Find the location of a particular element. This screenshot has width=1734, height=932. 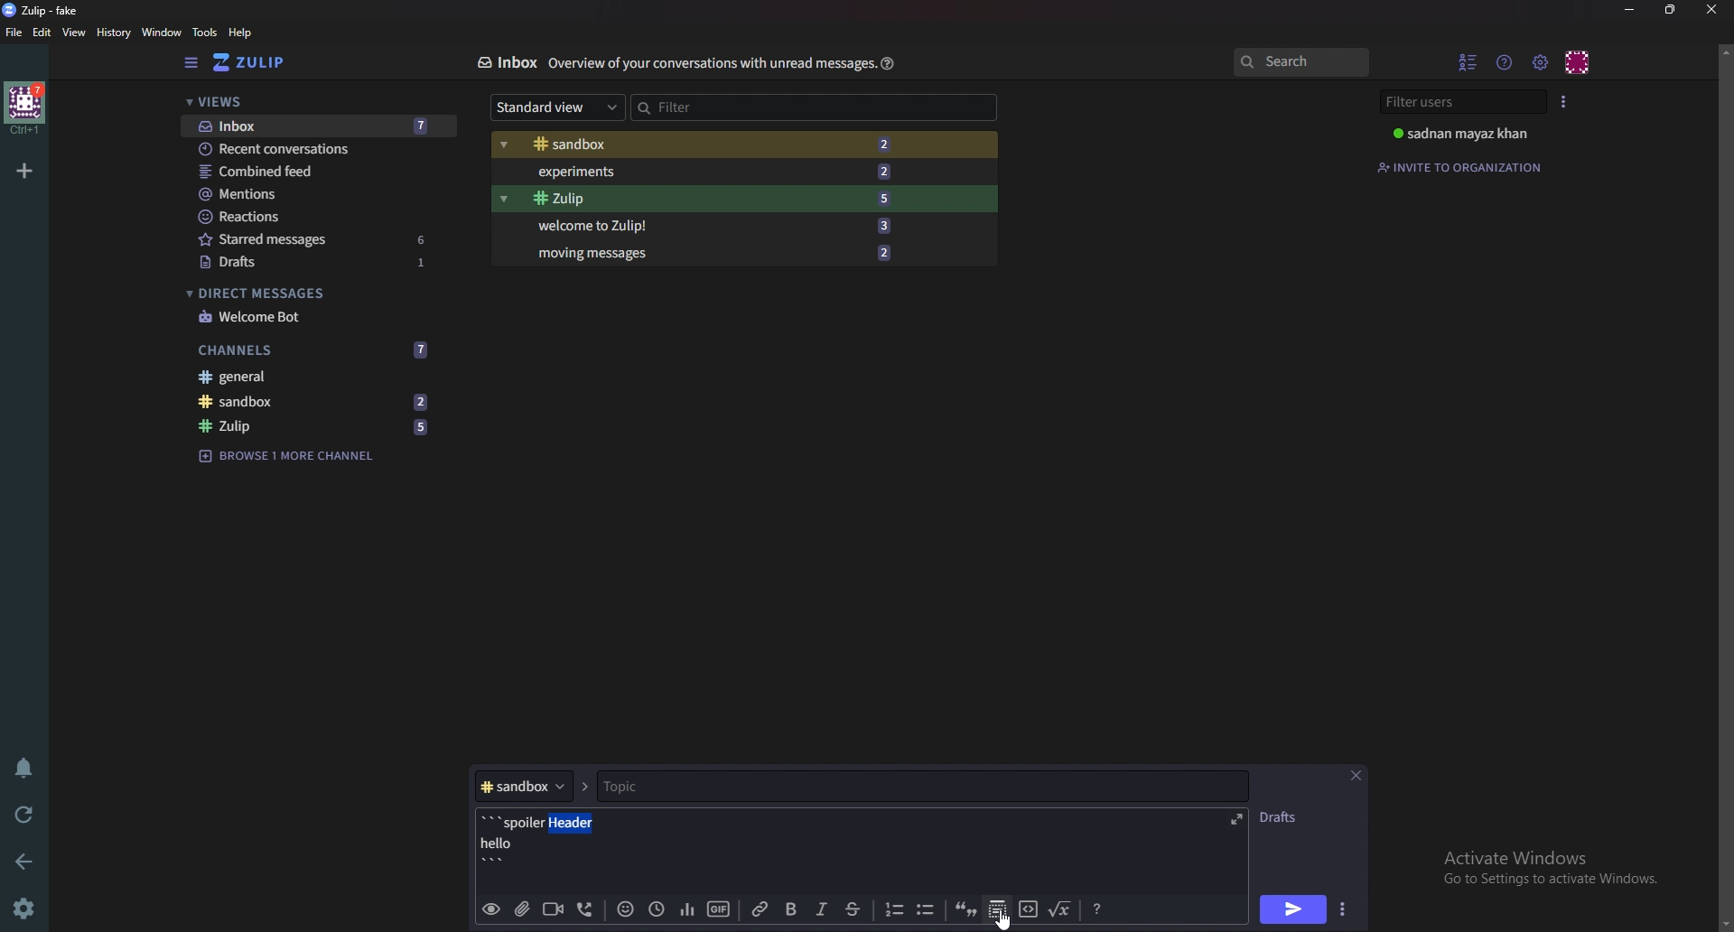

quote is located at coordinates (966, 910).